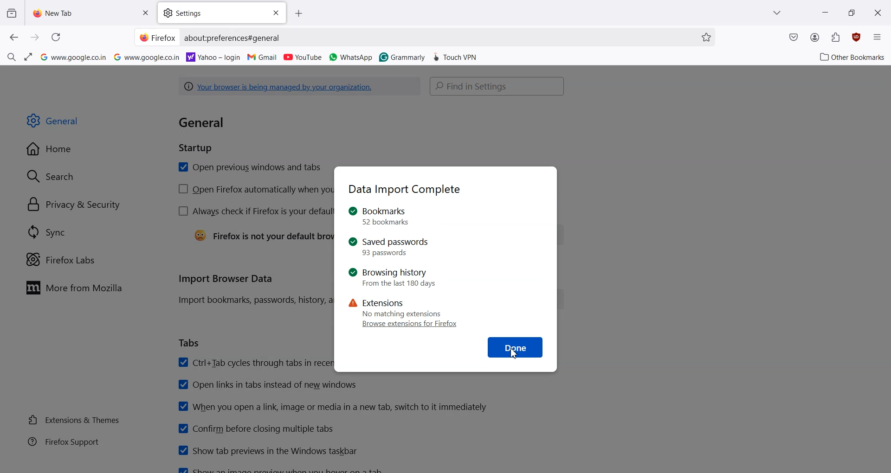 This screenshot has width=891, height=473. Describe the element at coordinates (877, 36) in the screenshot. I see `Open application menu` at that location.